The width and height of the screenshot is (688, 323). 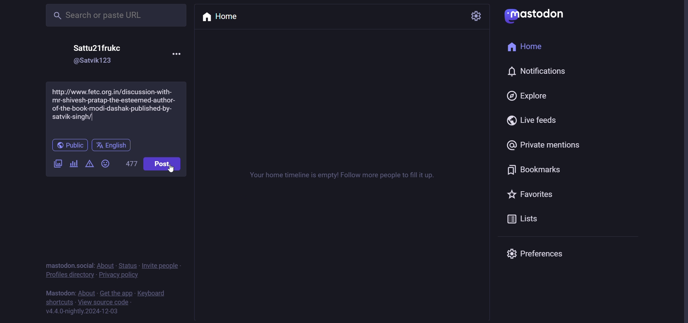 What do you see at coordinates (86, 294) in the screenshot?
I see `about` at bounding box center [86, 294].